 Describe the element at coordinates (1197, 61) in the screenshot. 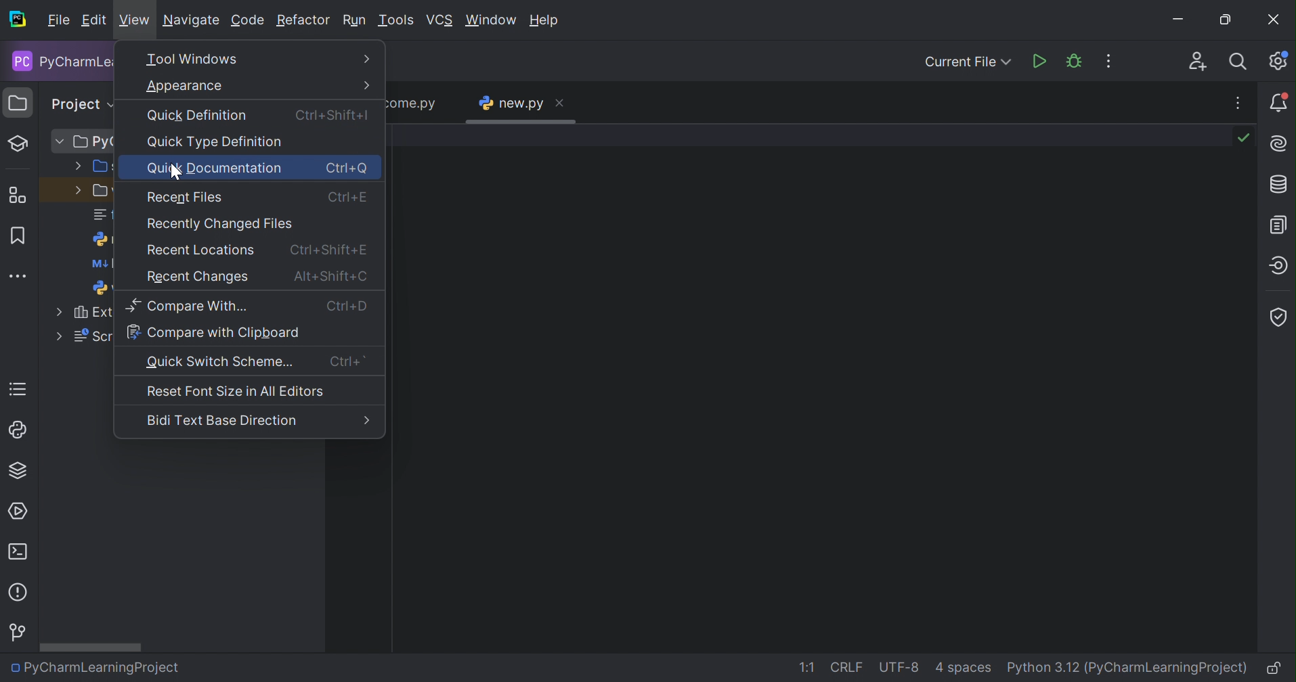

I see `Code With Me` at that location.